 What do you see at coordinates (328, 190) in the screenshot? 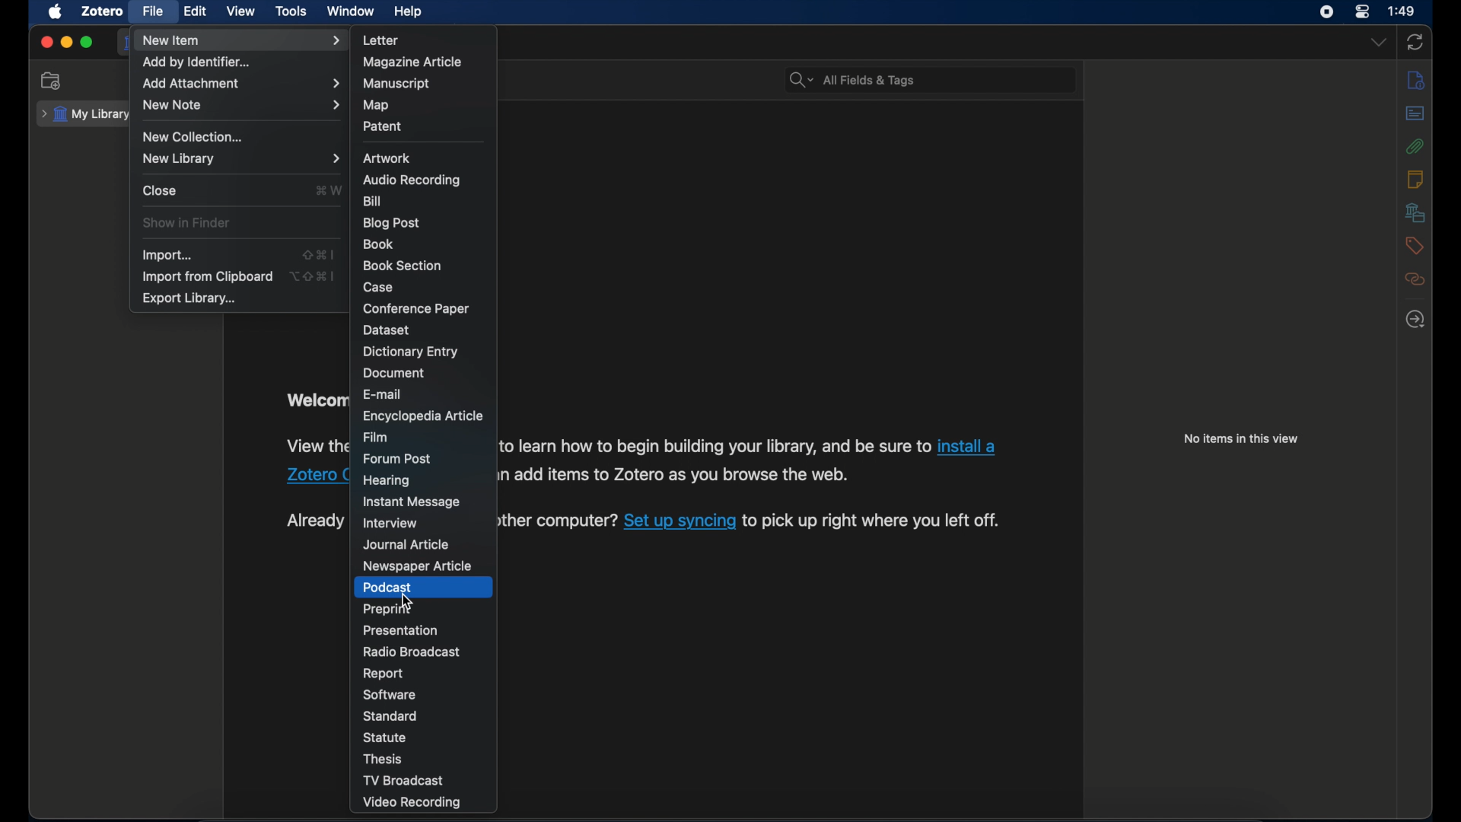
I see `command + W` at bounding box center [328, 190].